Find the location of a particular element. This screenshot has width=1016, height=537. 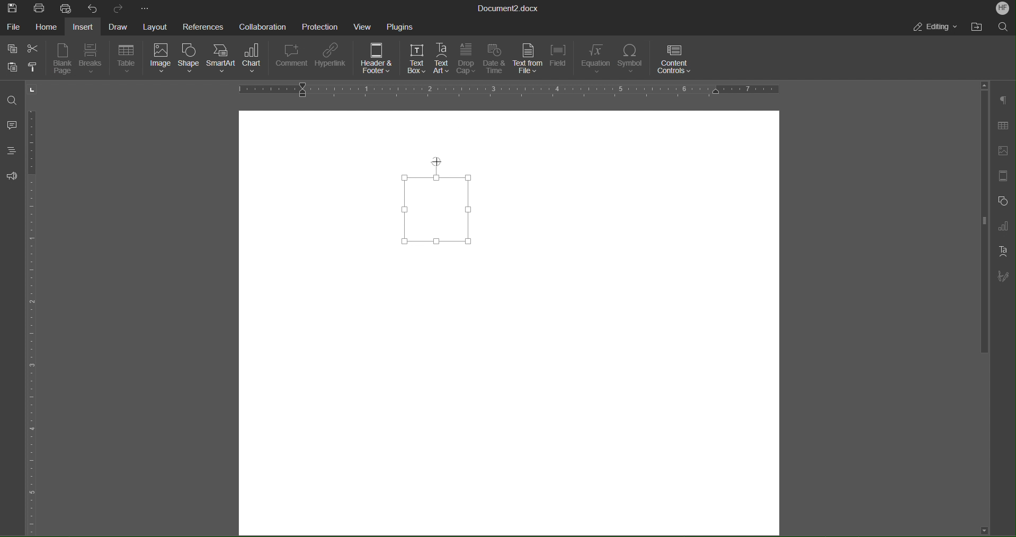

View is located at coordinates (364, 25).